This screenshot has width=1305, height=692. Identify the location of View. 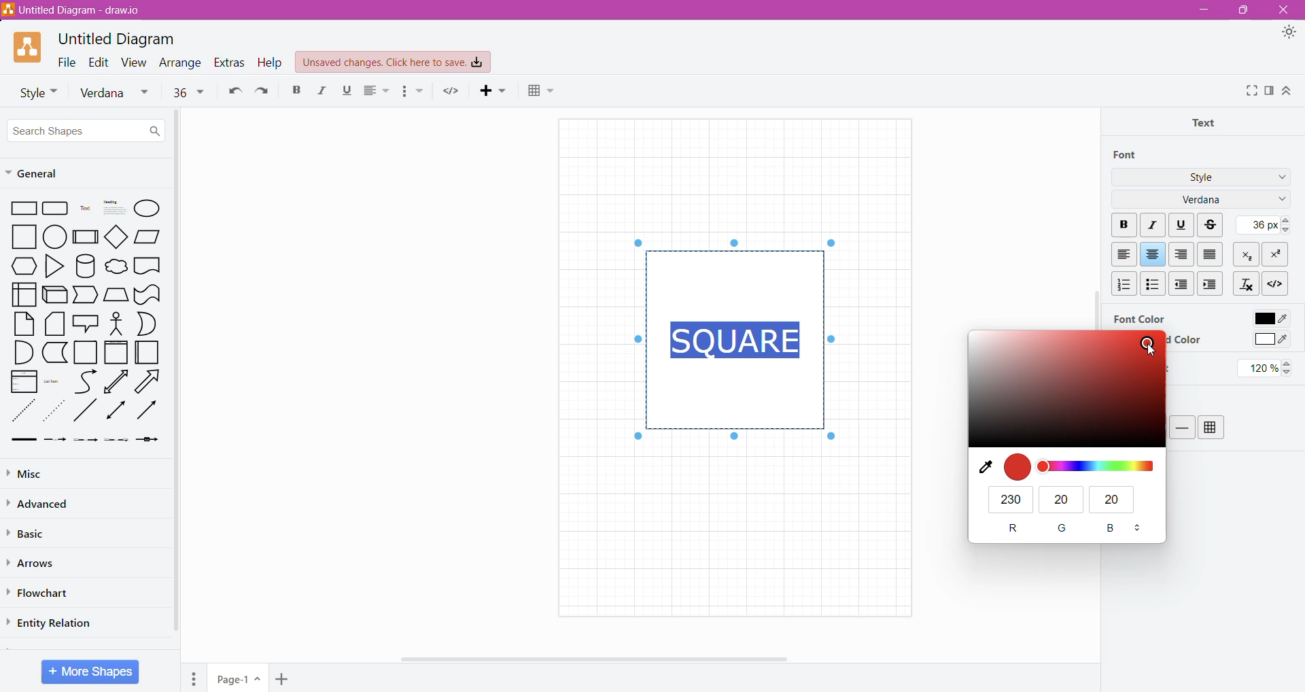
(135, 61).